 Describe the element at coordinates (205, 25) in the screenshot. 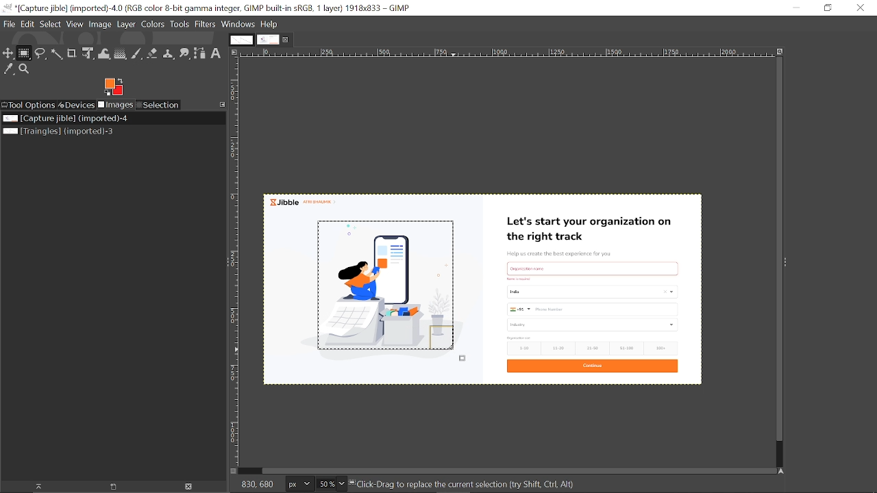

I see `Filters` at that location.